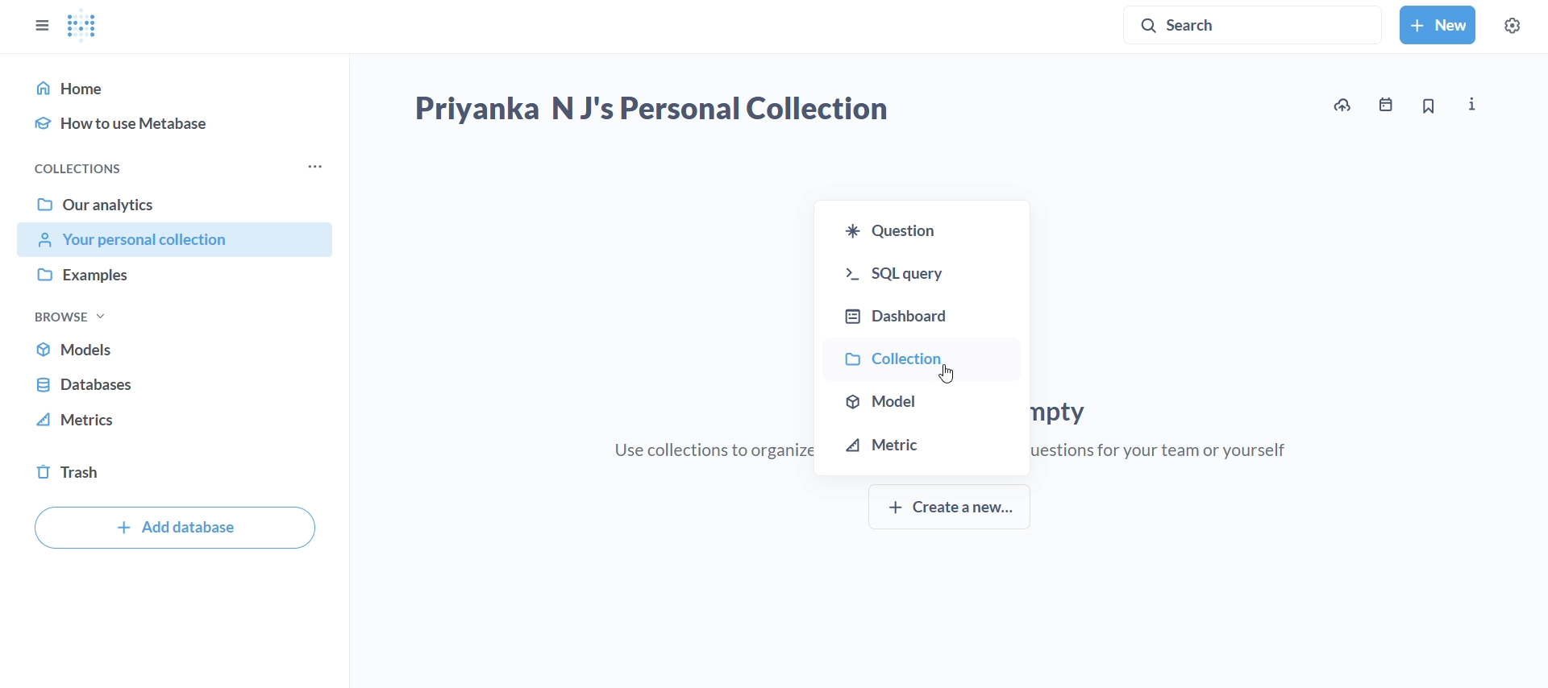  I want to click on search, so click(1255, 22).